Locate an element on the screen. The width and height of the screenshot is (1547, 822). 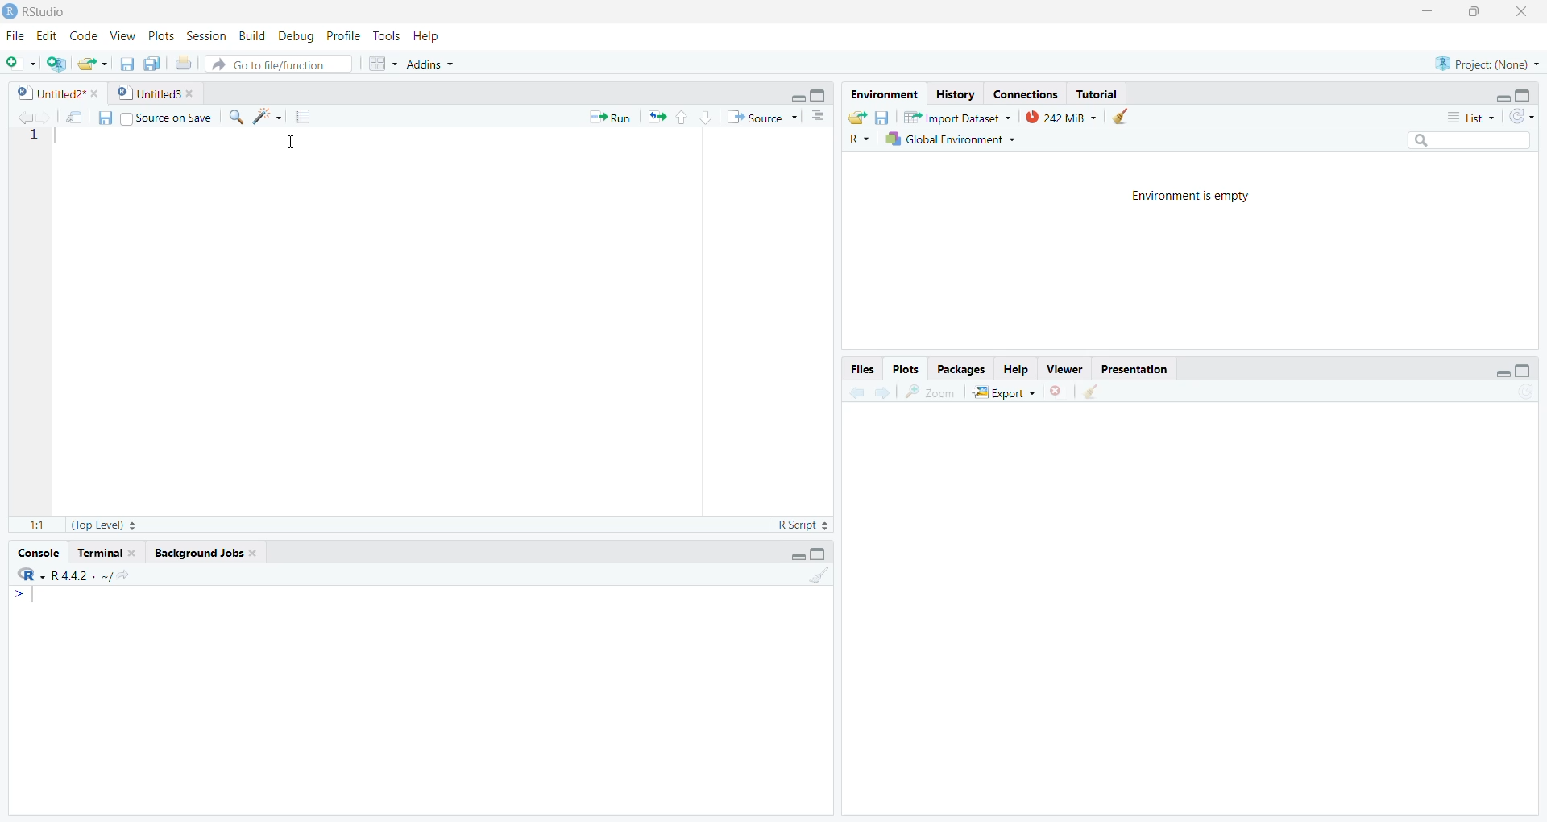
Run is located at coordinates (612, 117).